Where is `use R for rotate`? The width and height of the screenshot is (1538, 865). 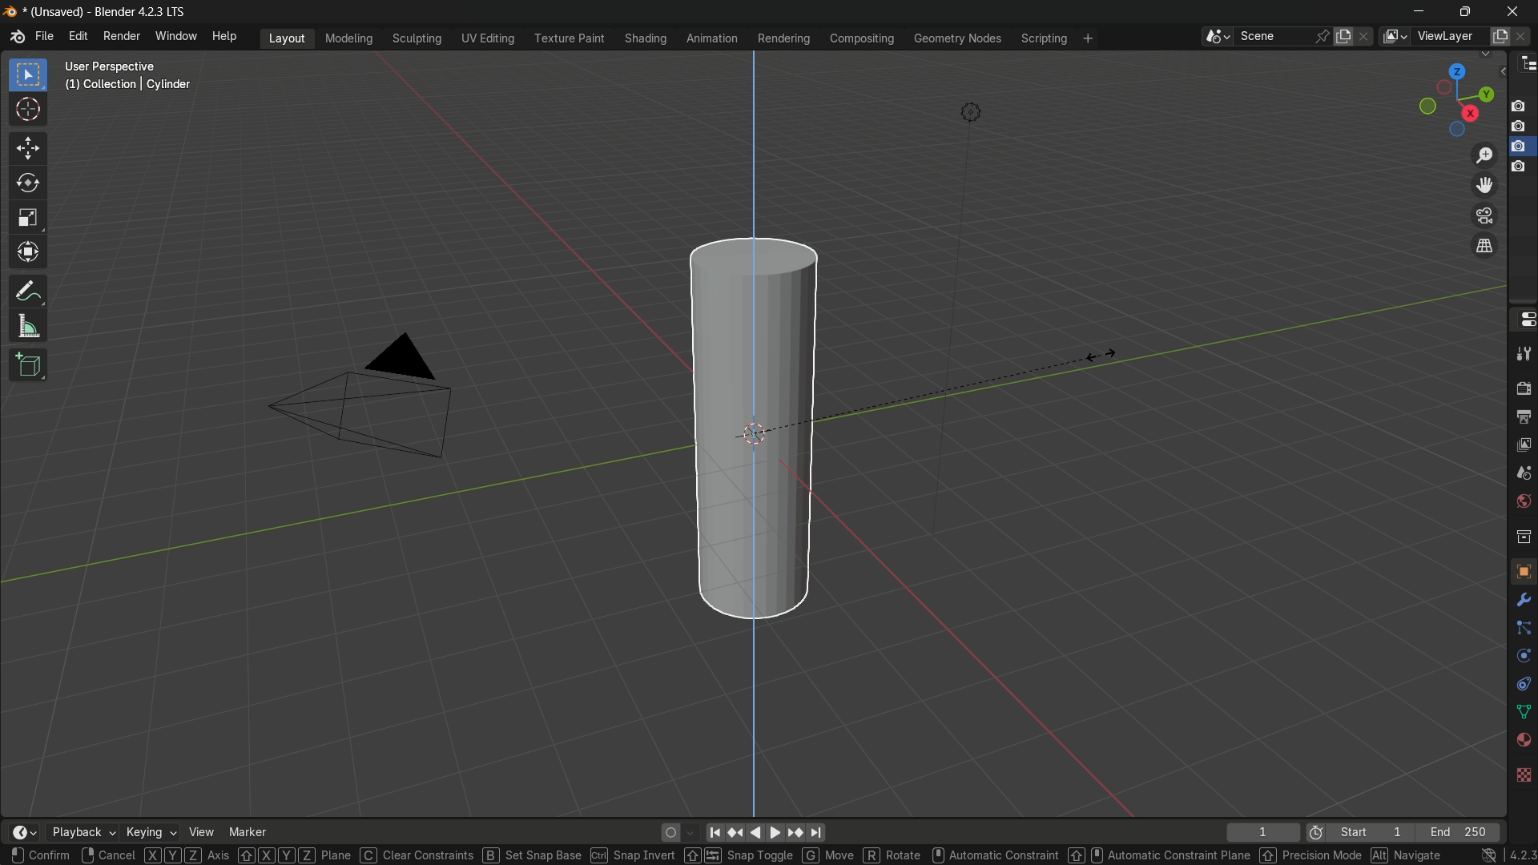 use R for rotate is located at coordinates (892, 855).